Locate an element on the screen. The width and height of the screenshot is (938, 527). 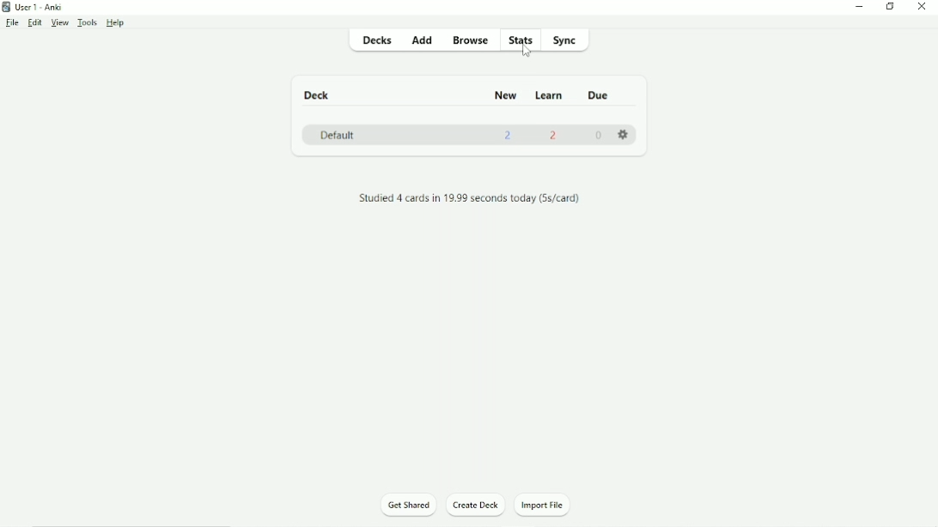
2 is located at coordinates (555, 135).